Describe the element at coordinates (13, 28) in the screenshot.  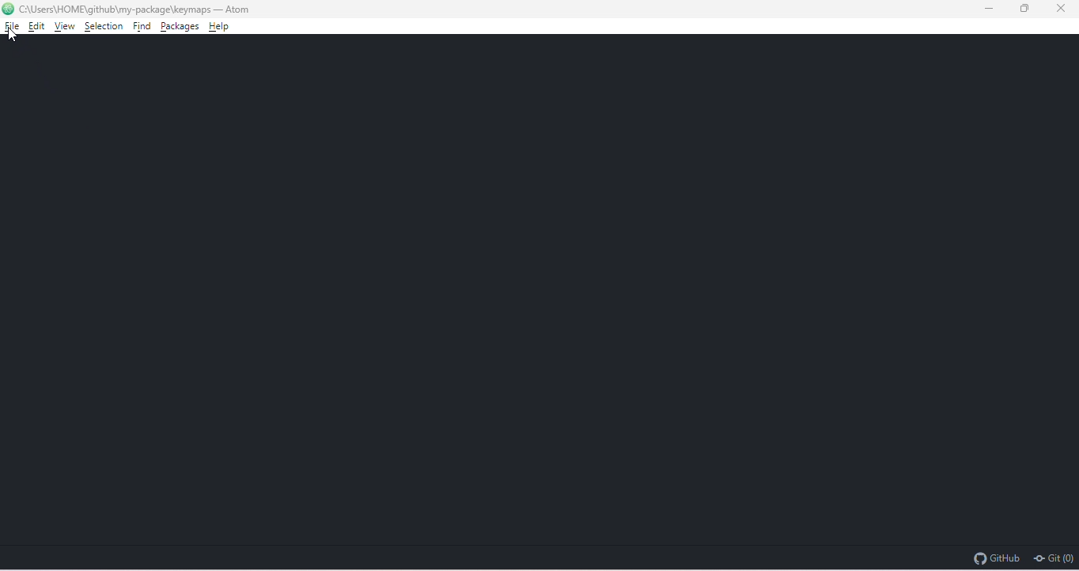
I see `file` at that location.